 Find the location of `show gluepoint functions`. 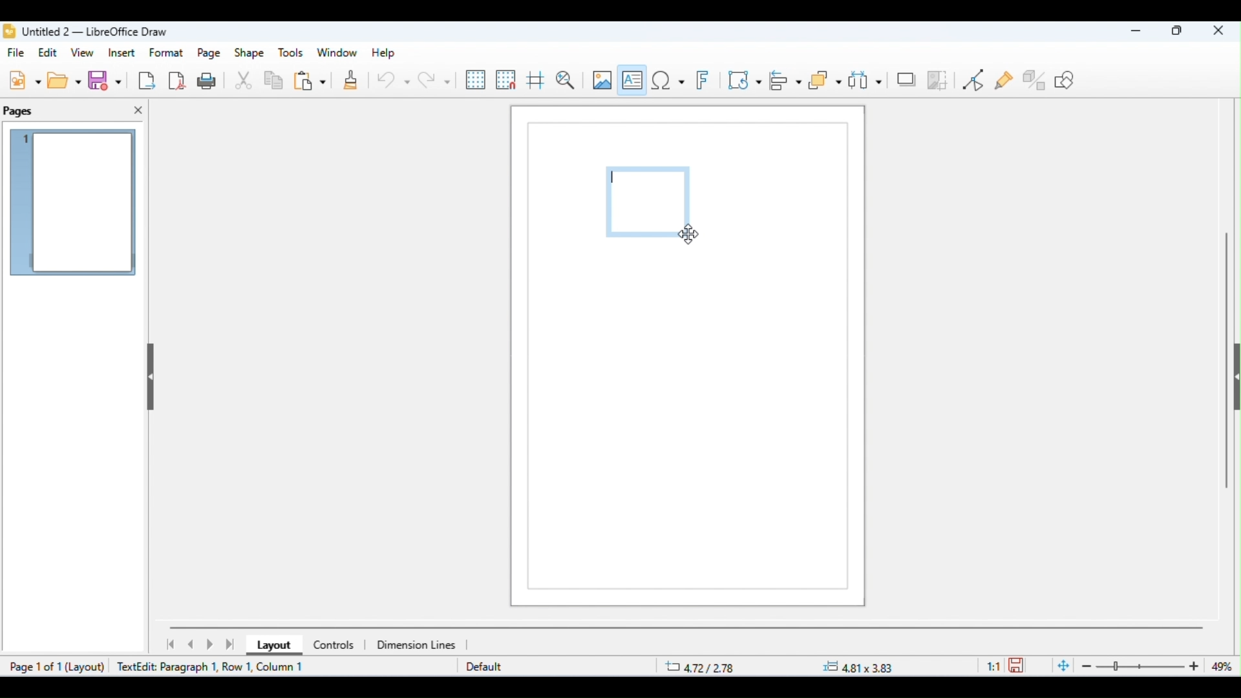

show gluepoint functions is located at coordinates (1005, 81).